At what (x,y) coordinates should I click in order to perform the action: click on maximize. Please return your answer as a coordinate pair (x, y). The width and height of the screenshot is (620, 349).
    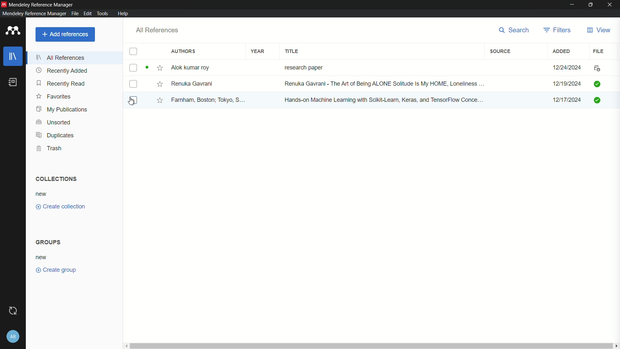
    Looking at the image, I should click on (591, 5).